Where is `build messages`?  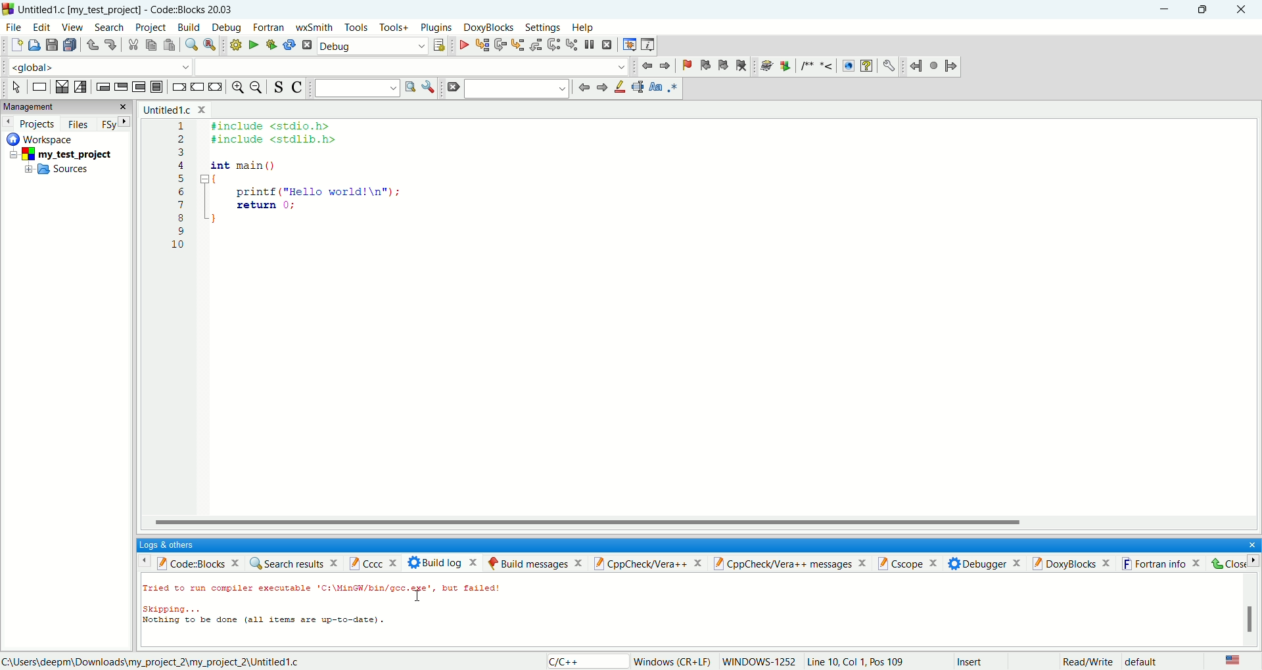 build messages is located at coordinates (534, 563).